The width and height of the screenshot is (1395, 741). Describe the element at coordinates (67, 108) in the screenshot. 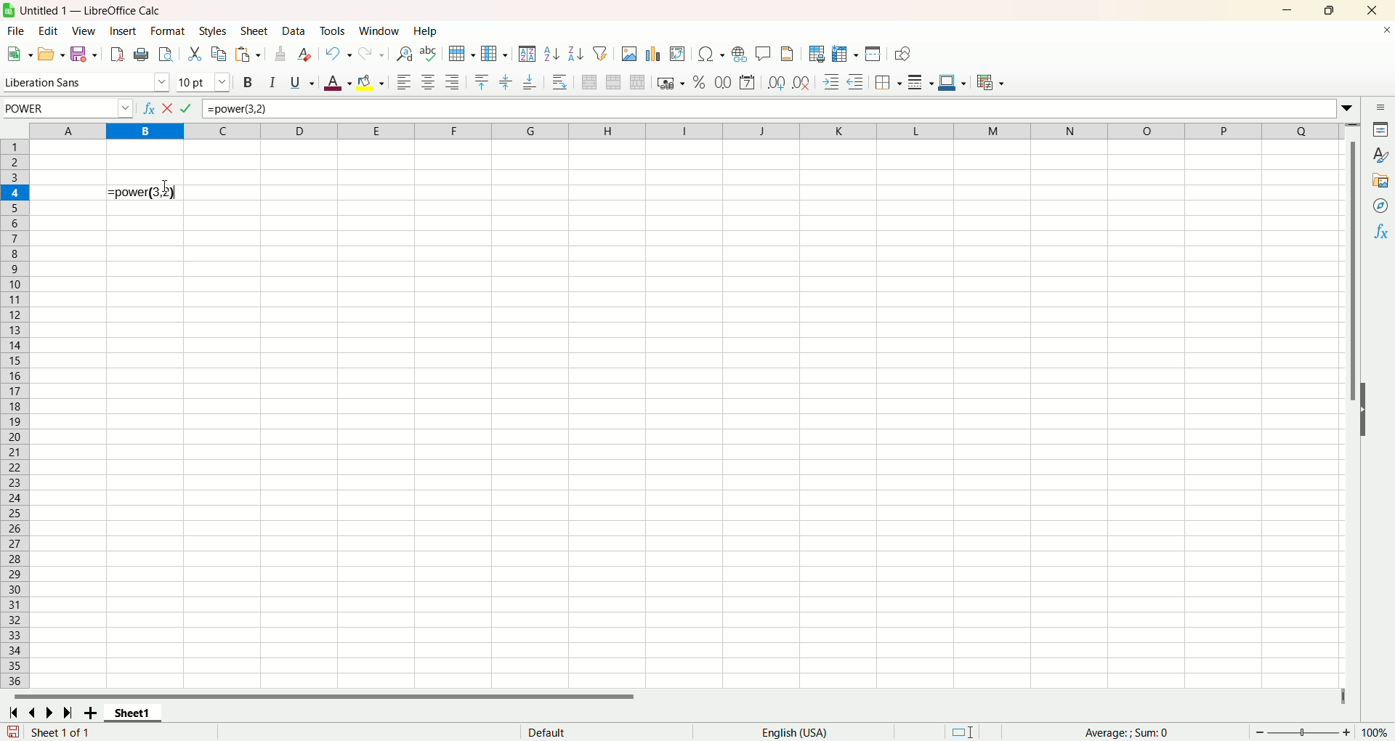

I see `POWER` at that location.